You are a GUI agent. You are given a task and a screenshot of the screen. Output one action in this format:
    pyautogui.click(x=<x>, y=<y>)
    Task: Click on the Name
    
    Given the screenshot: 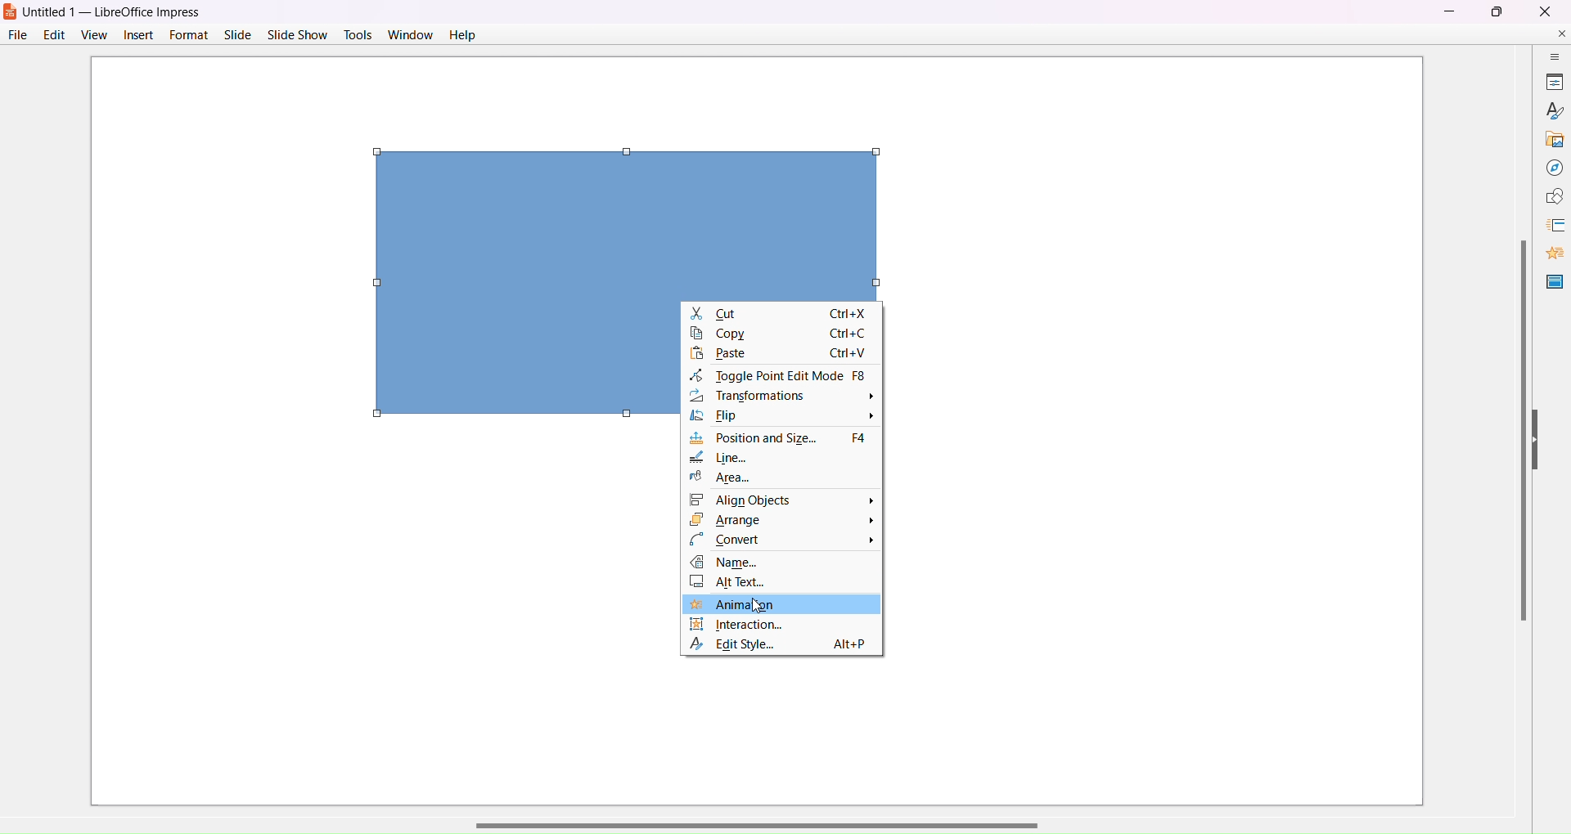 What is the action you would take?
    pyautogui.click(x=785, y=563)
    